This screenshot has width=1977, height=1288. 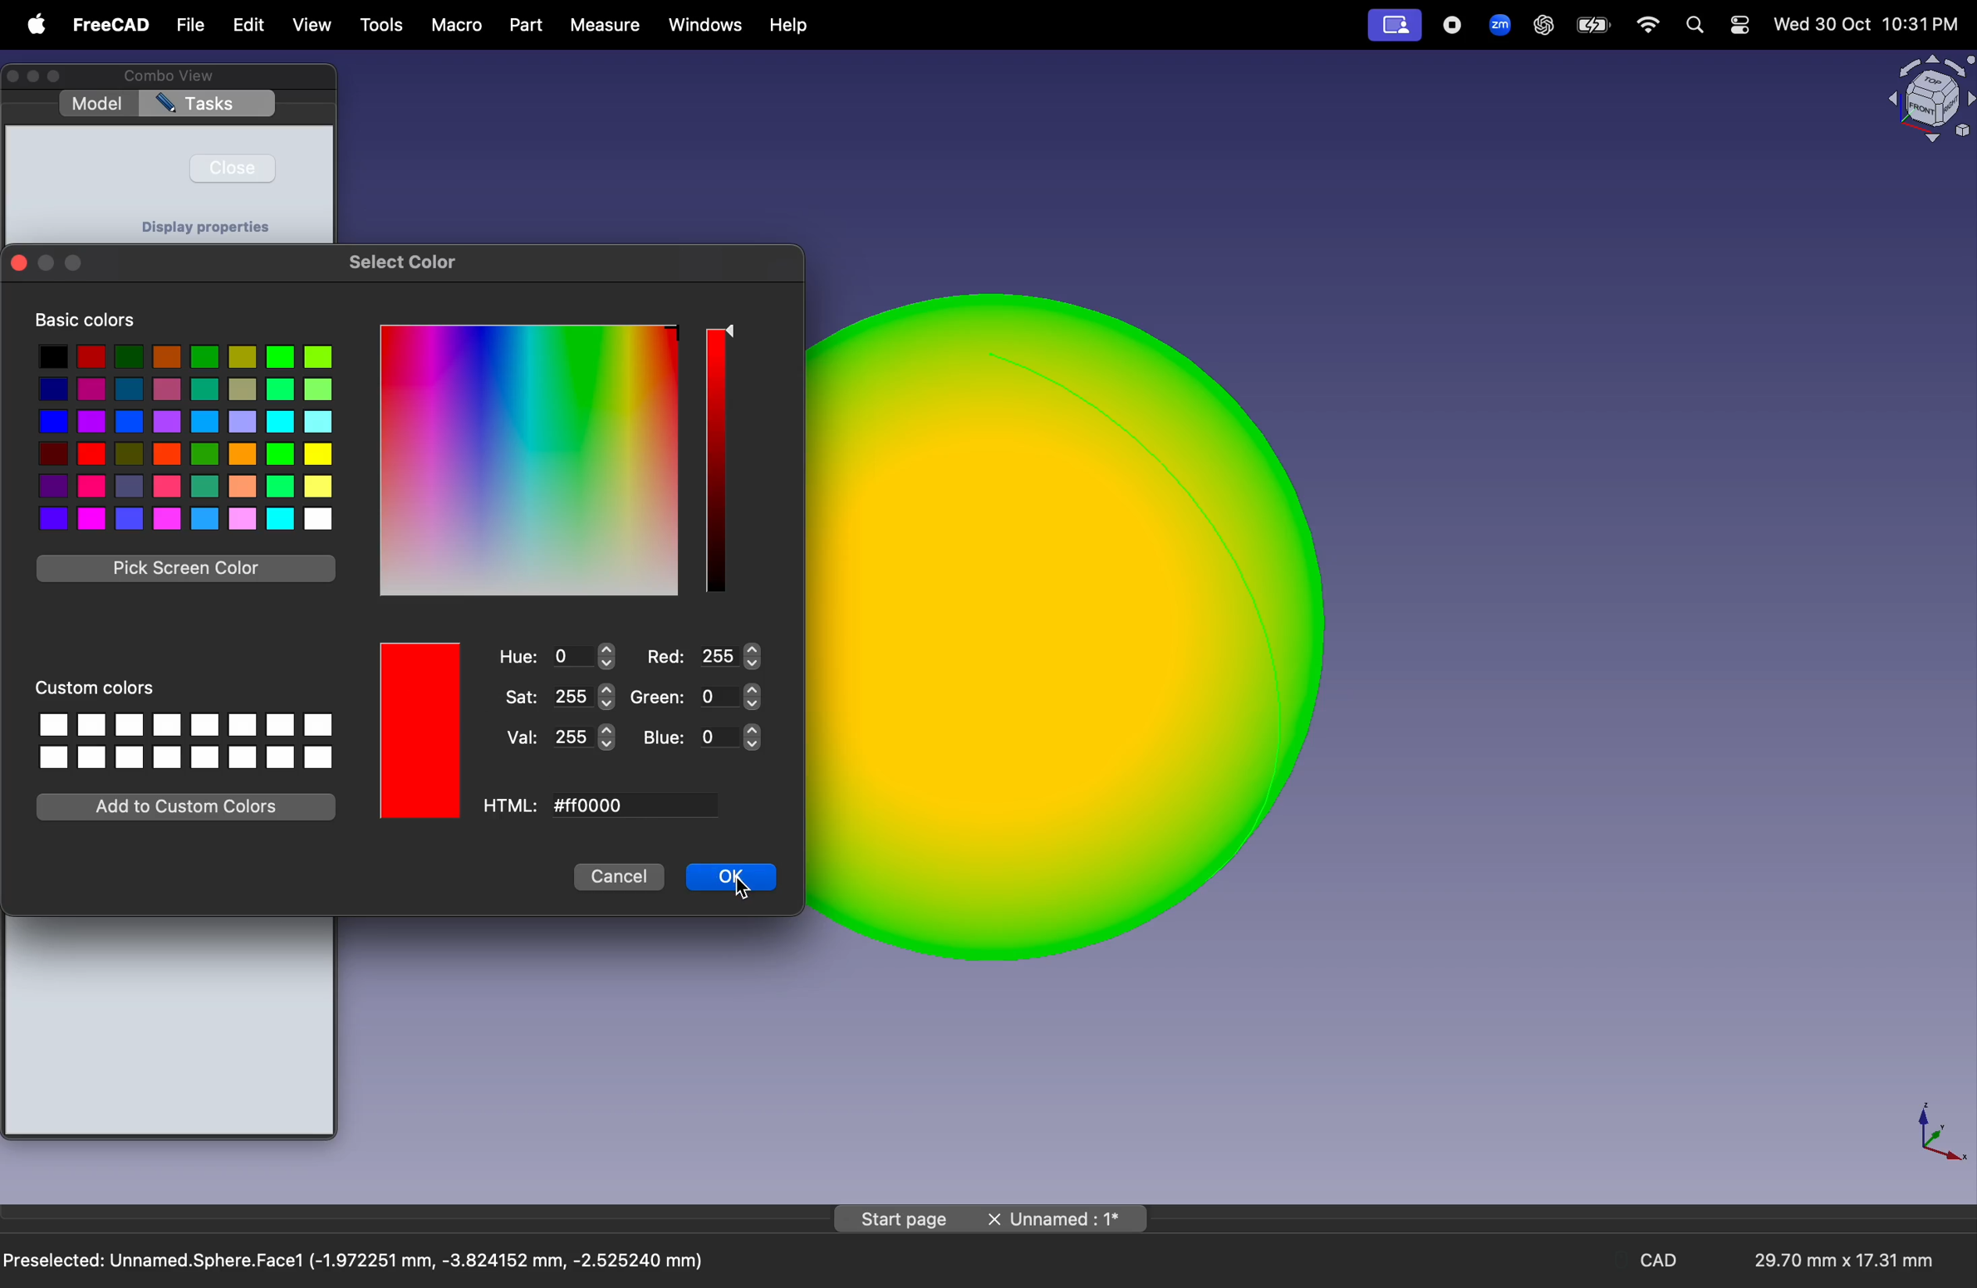 I want to click on axis, so click(x=1936, y=1129).